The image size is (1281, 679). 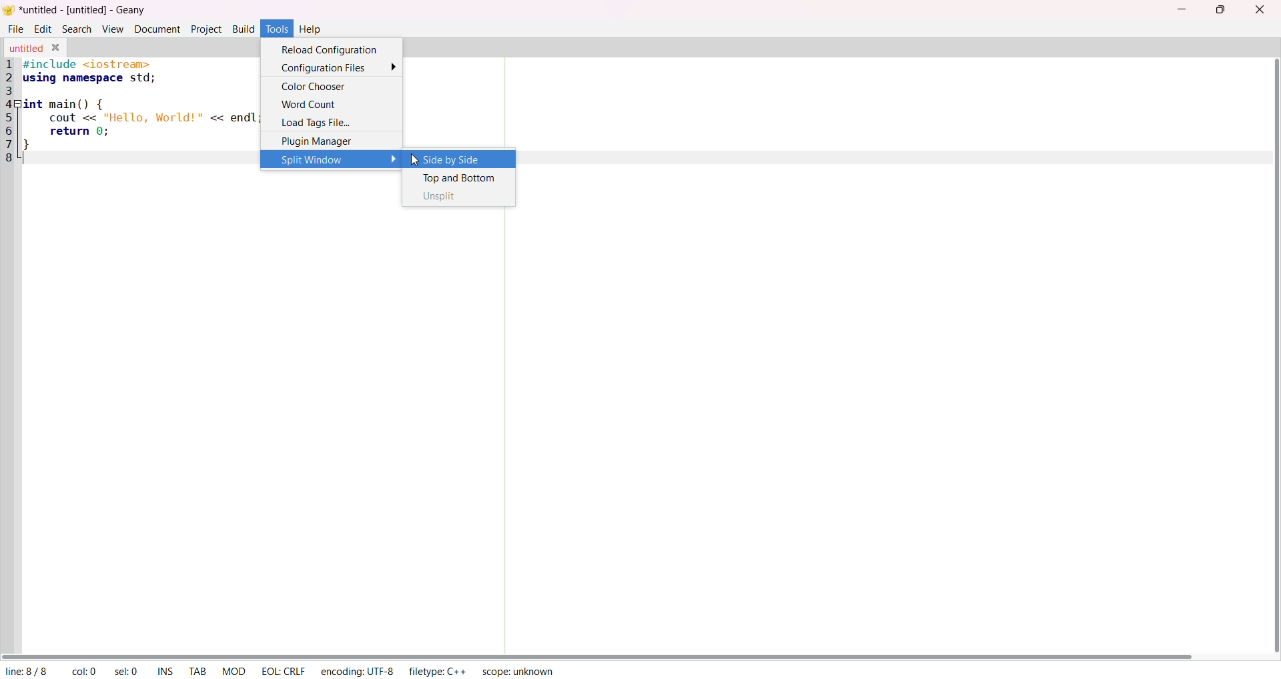 I want to click on Search, so click(x=78, y=29).